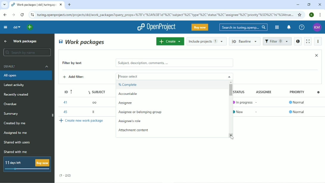 The width and height of the screenshot is (325, 183). Describe the element at coordinates (321, 15) in the screenshot. I see `Customize and control google chrome` at that location.